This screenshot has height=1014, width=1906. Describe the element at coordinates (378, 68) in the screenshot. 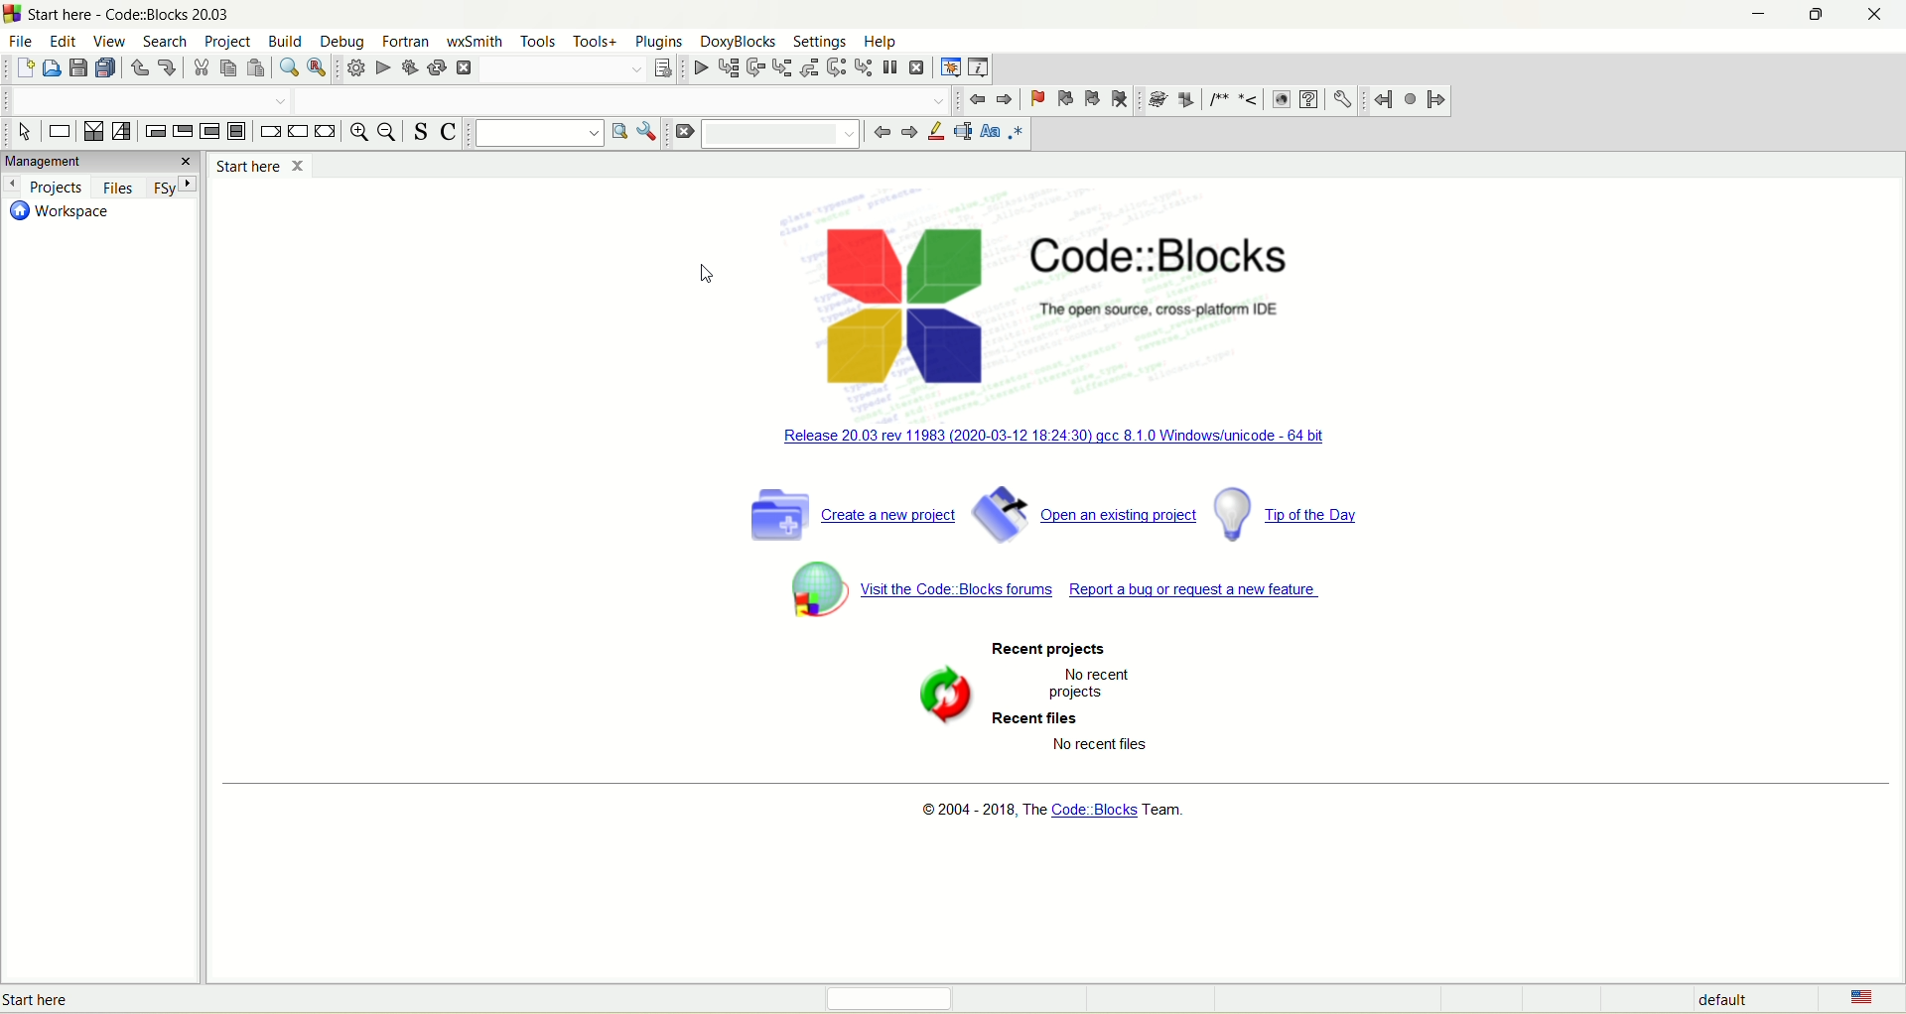

I see `run` at that location.